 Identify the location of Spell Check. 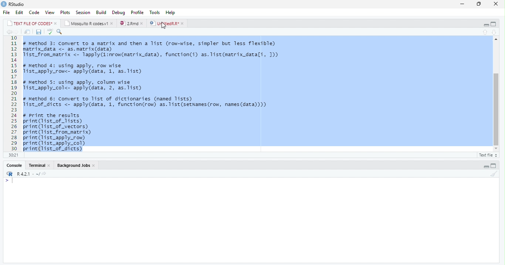
(50, 32).